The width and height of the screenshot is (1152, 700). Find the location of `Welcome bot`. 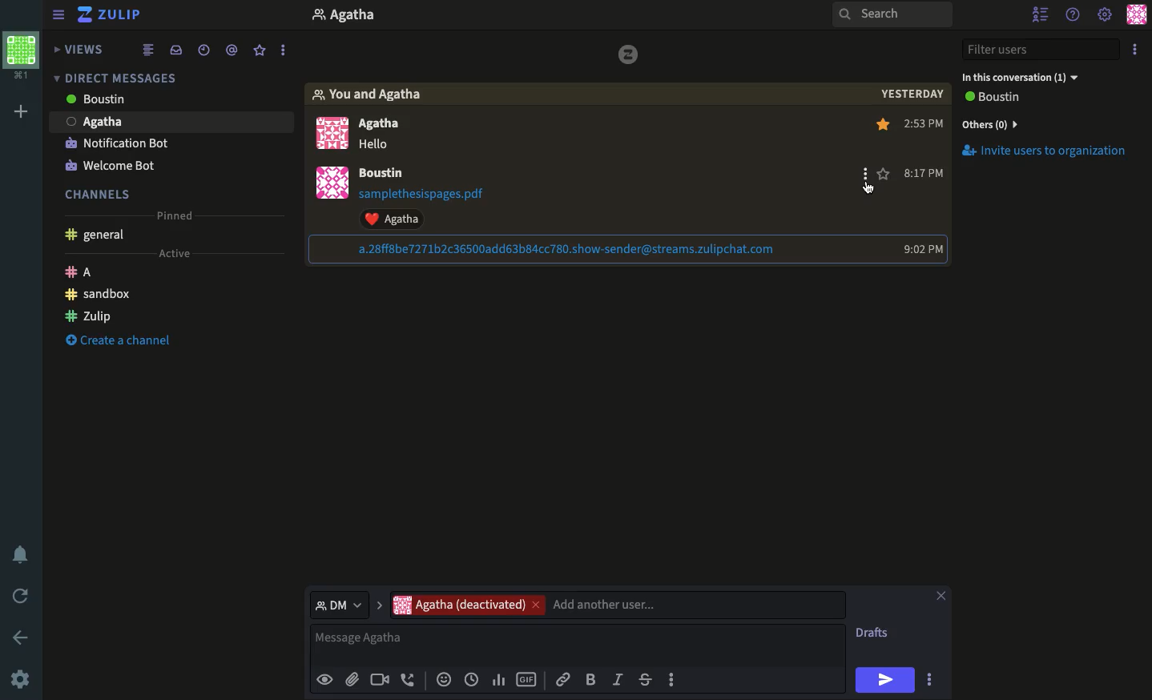

Welcome bot is located at coordinates (110, 166).